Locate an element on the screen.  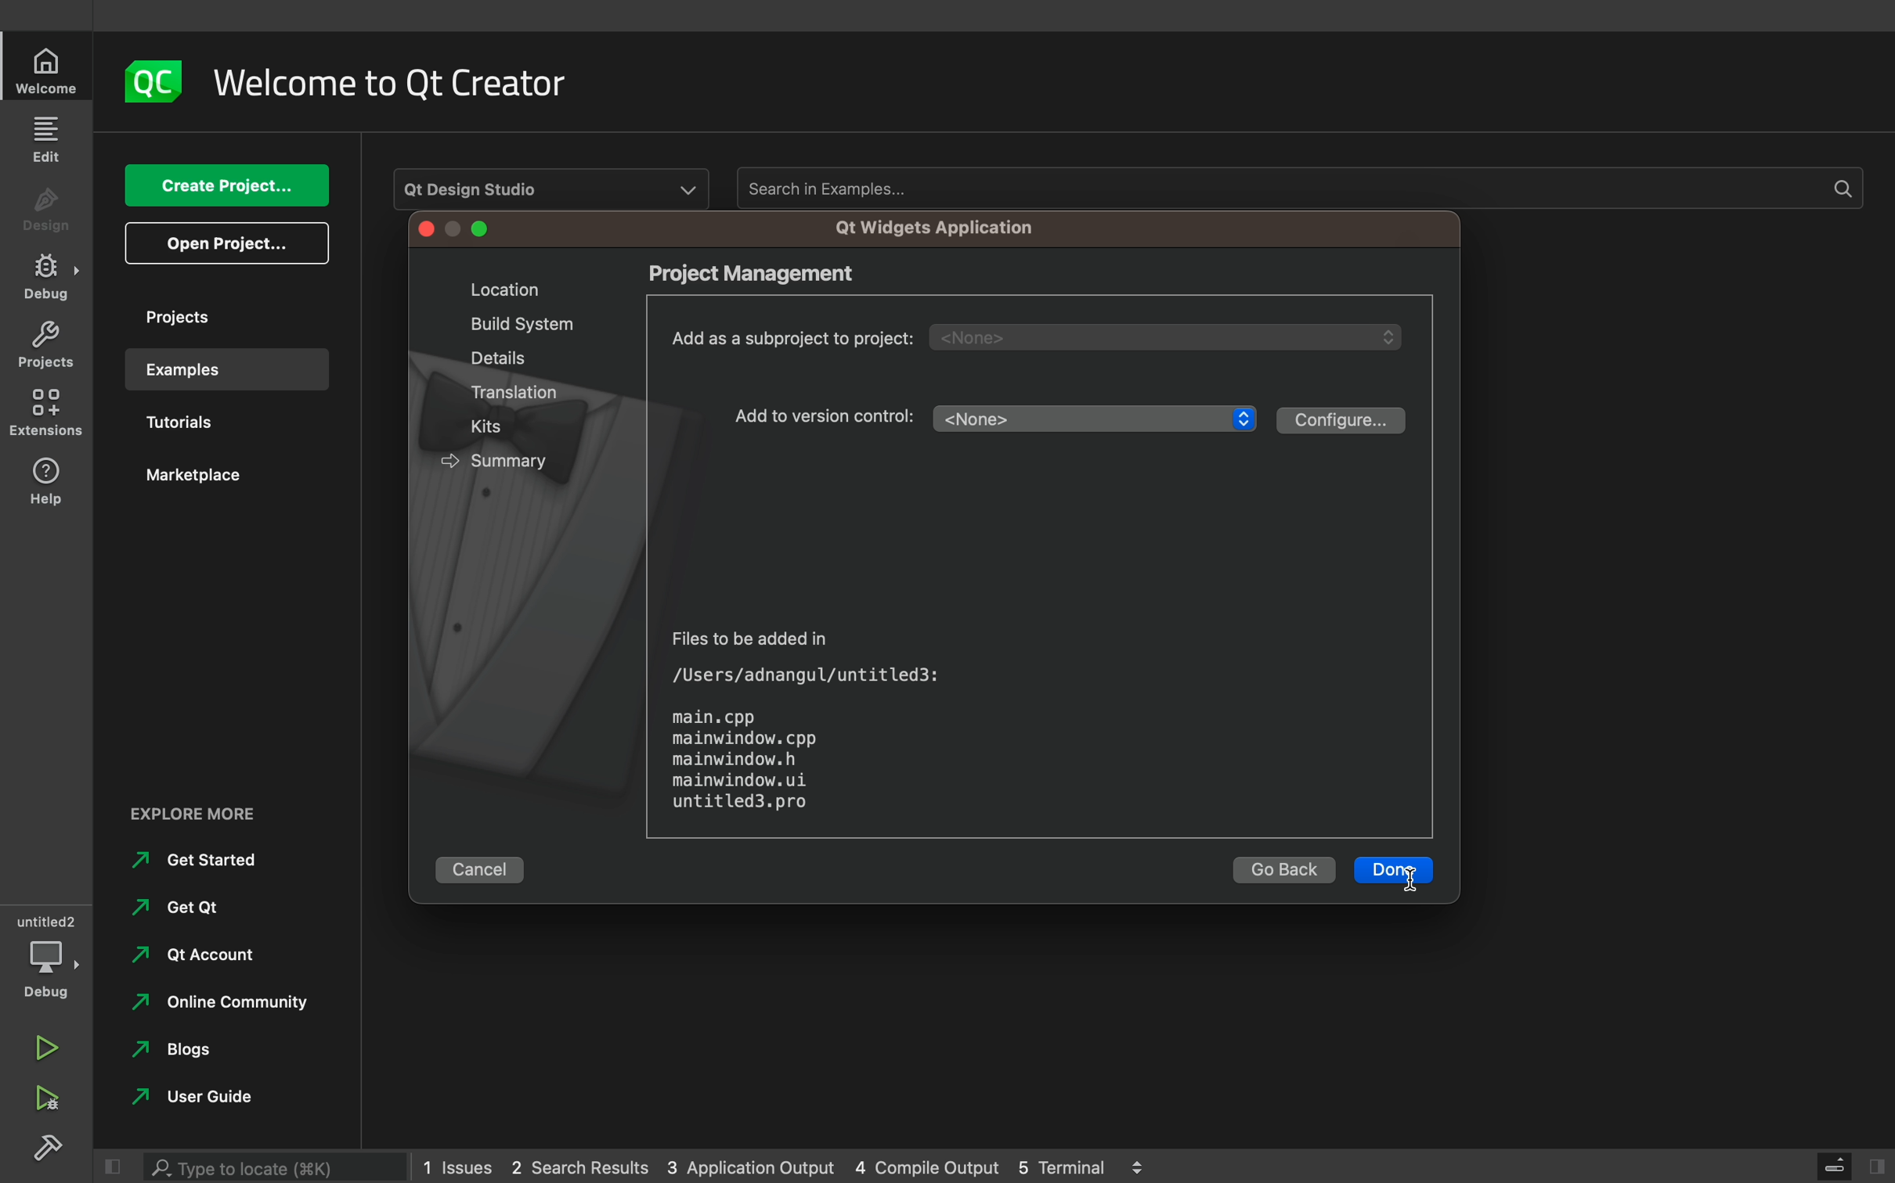
create is located at coordinates (226, 186).